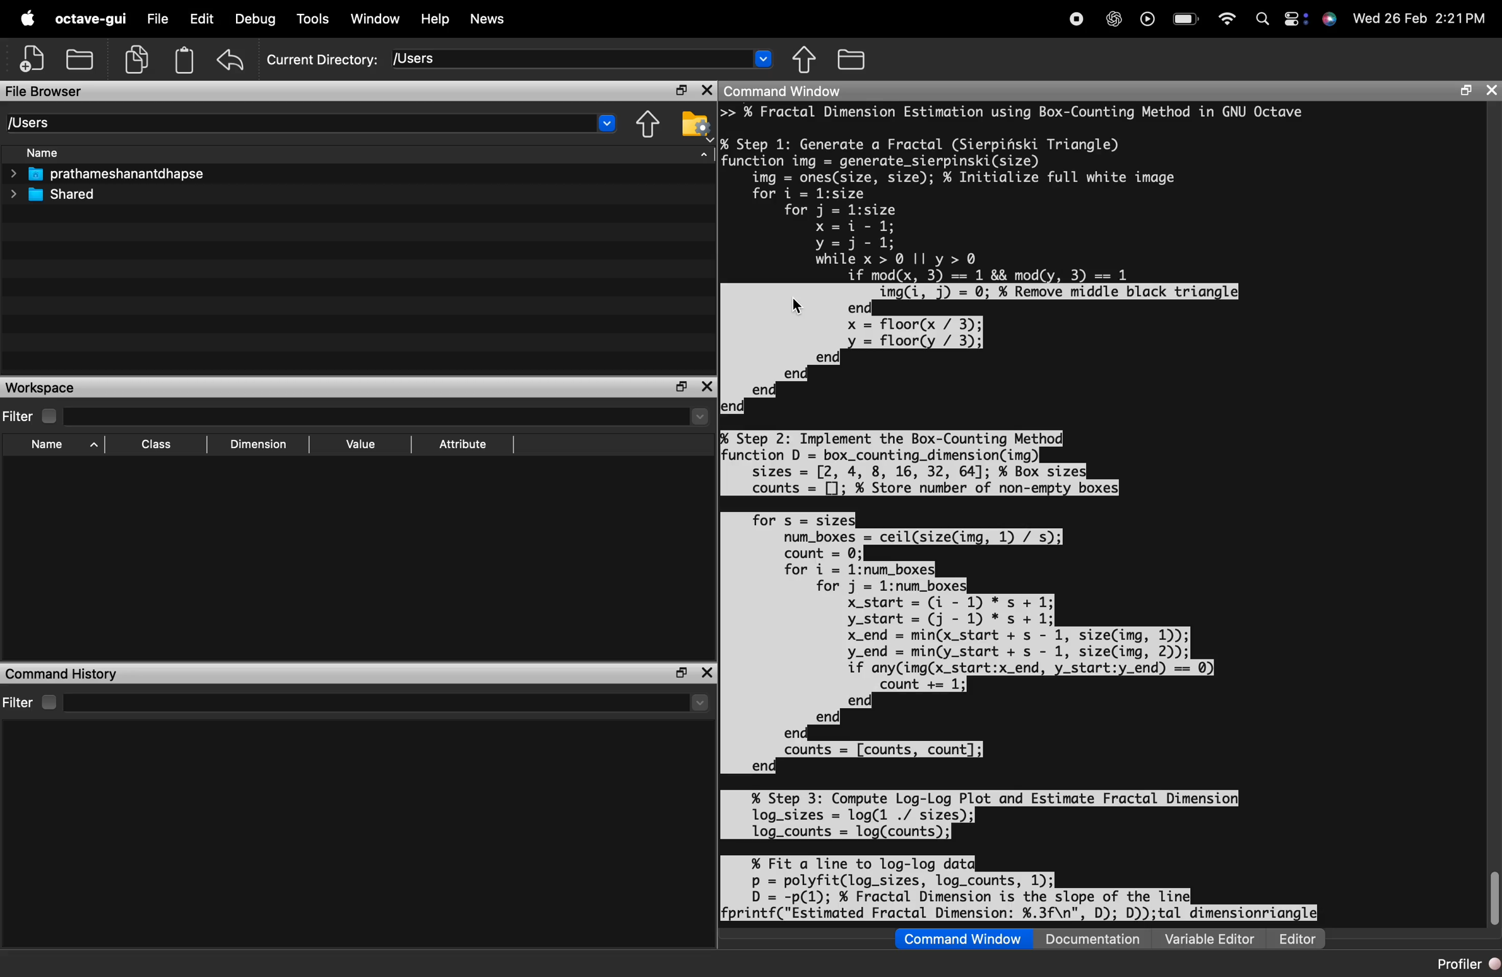 The image size is (1502, 977). Describe the element at coordinates (1332, 15) in the screenshot. I see `siri` at that location.